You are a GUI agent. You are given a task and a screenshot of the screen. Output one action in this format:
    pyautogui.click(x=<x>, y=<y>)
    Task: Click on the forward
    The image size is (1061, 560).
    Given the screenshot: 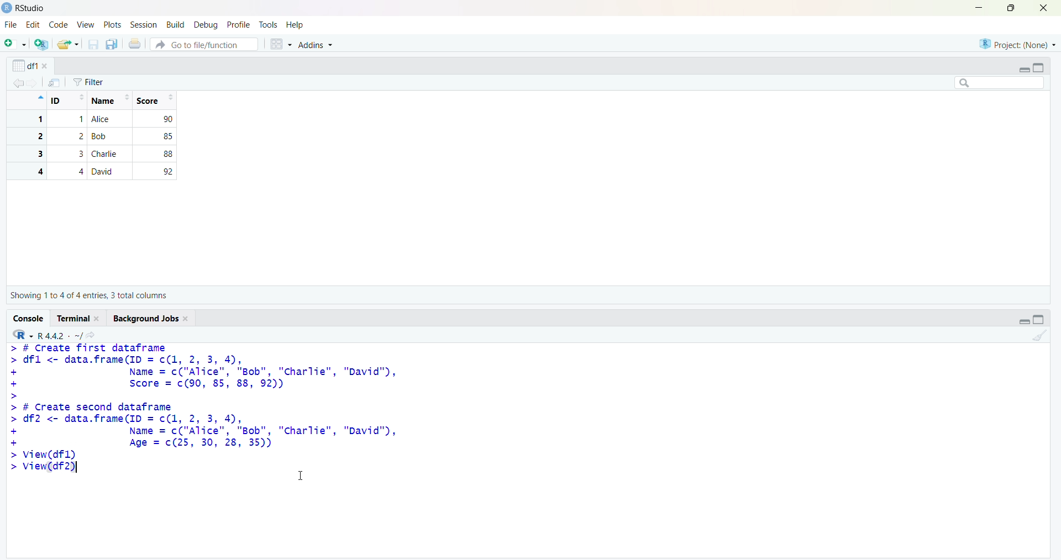 What is the action you would take?
    pyautogui.click(x=33, y=83)
    